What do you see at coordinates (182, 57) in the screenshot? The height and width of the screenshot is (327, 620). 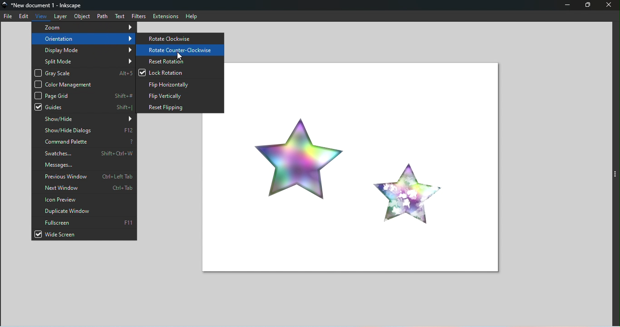 I see `Cursor` at bounding box center [182, 57].